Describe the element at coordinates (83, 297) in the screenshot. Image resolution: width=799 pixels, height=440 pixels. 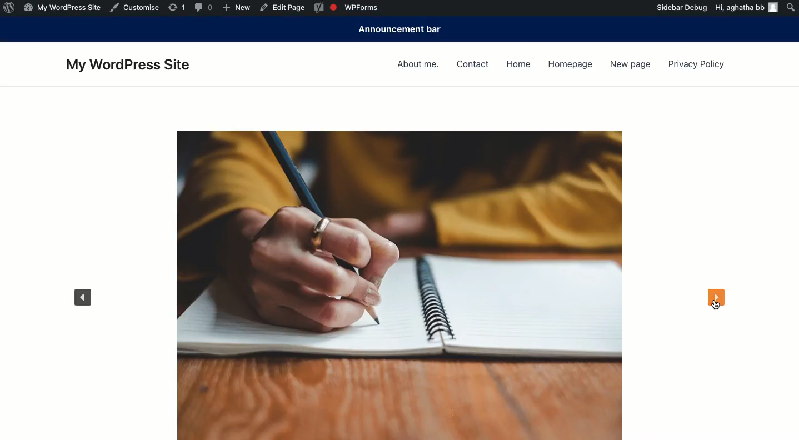
I see `Previous` at that location.